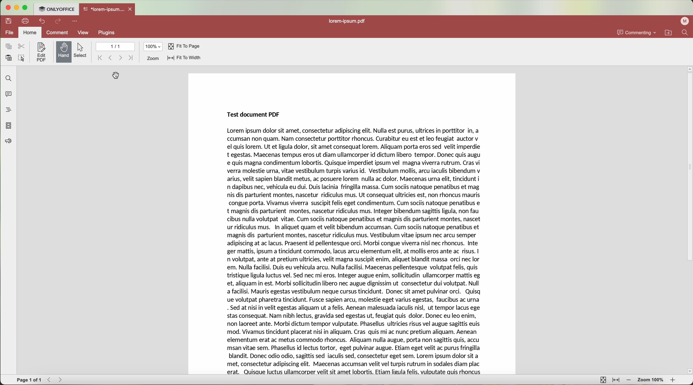  Describe the element at coordinates (75, 21) in the screenshot. I see `customize quick access toolbar` at that location.